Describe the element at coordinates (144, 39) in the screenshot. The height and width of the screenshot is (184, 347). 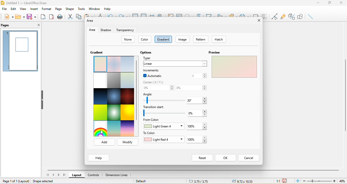
I see `color` at that location.